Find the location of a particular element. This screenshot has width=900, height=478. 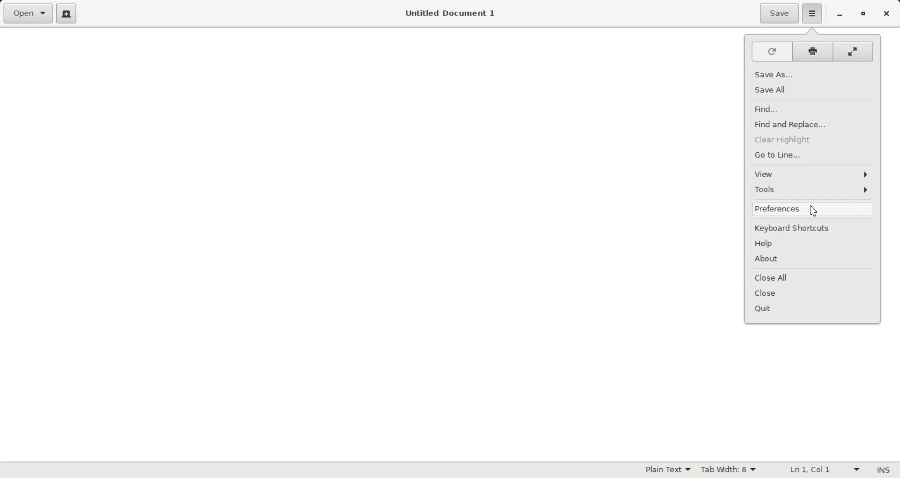

Insert is located at coordinates (883, 471).